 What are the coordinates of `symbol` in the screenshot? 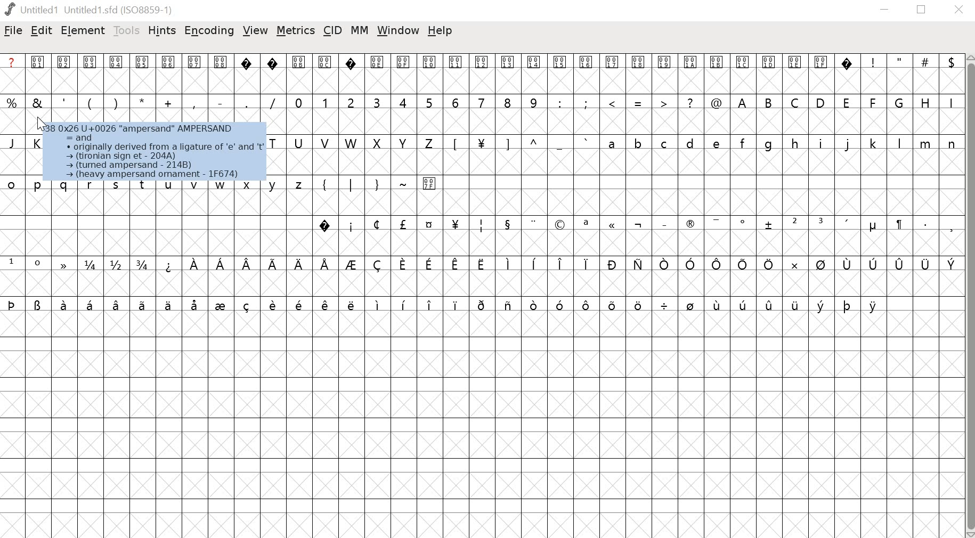 It's located at (352, 263).